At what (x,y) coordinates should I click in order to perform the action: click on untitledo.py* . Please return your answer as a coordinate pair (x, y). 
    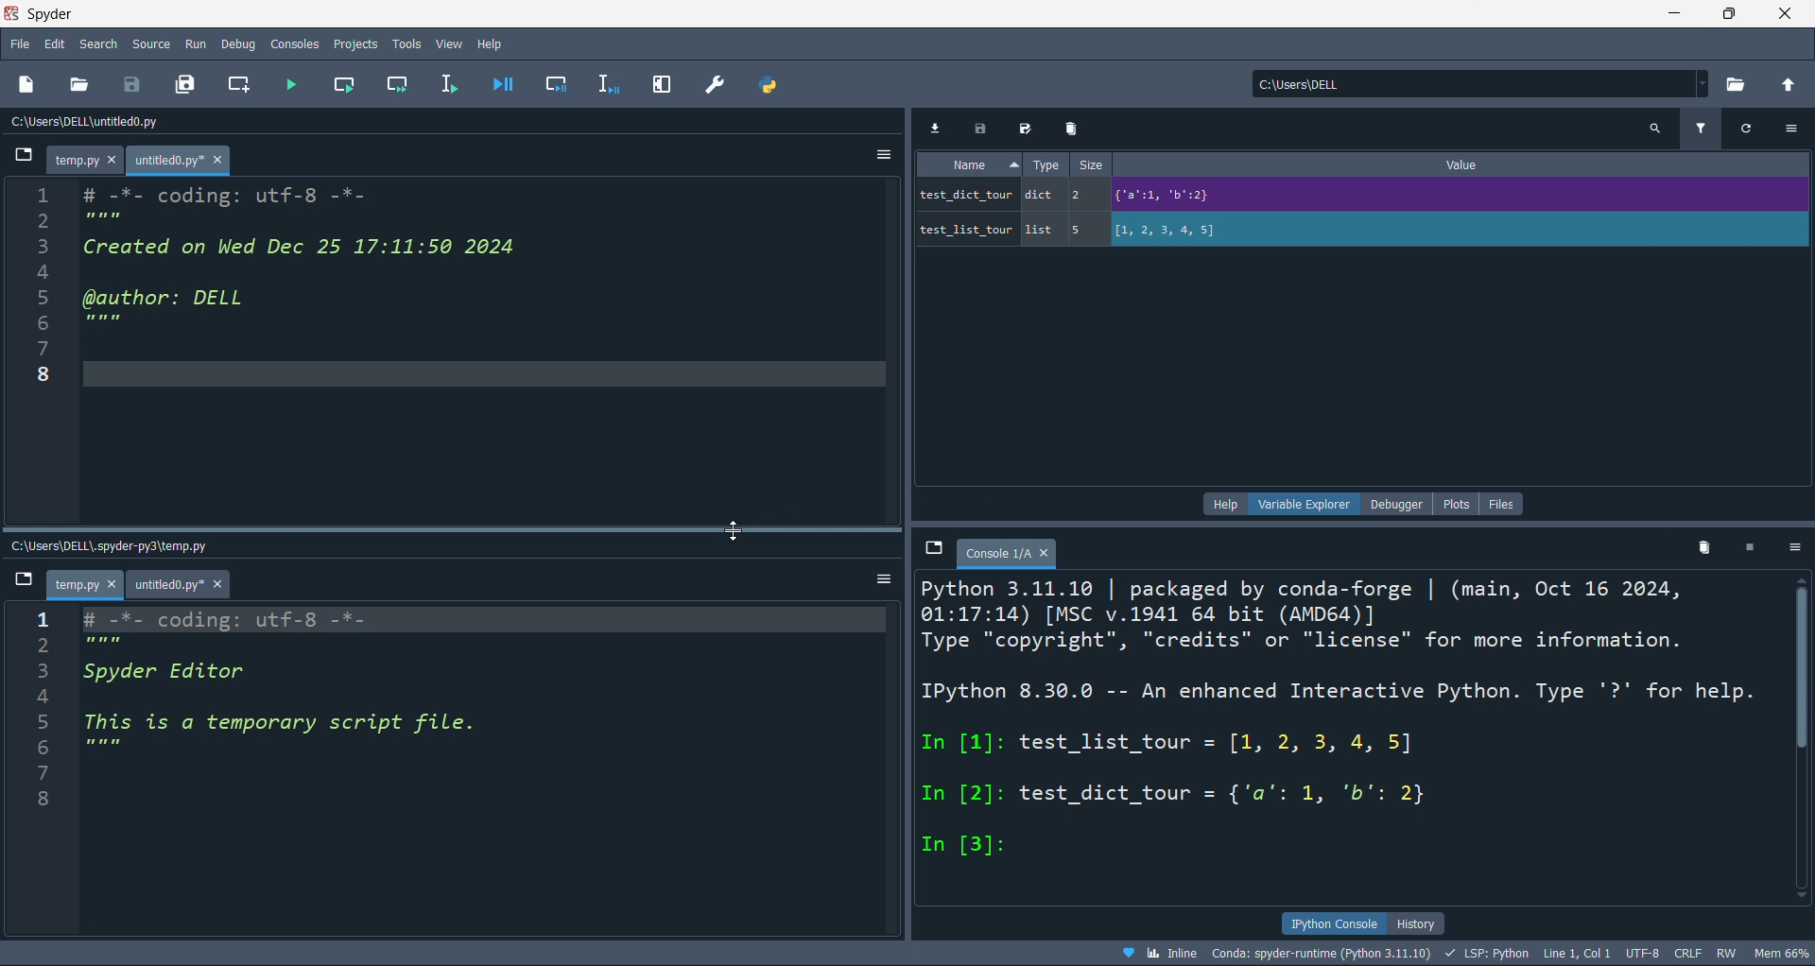
    Looking at the image, I should click on (189, 583).